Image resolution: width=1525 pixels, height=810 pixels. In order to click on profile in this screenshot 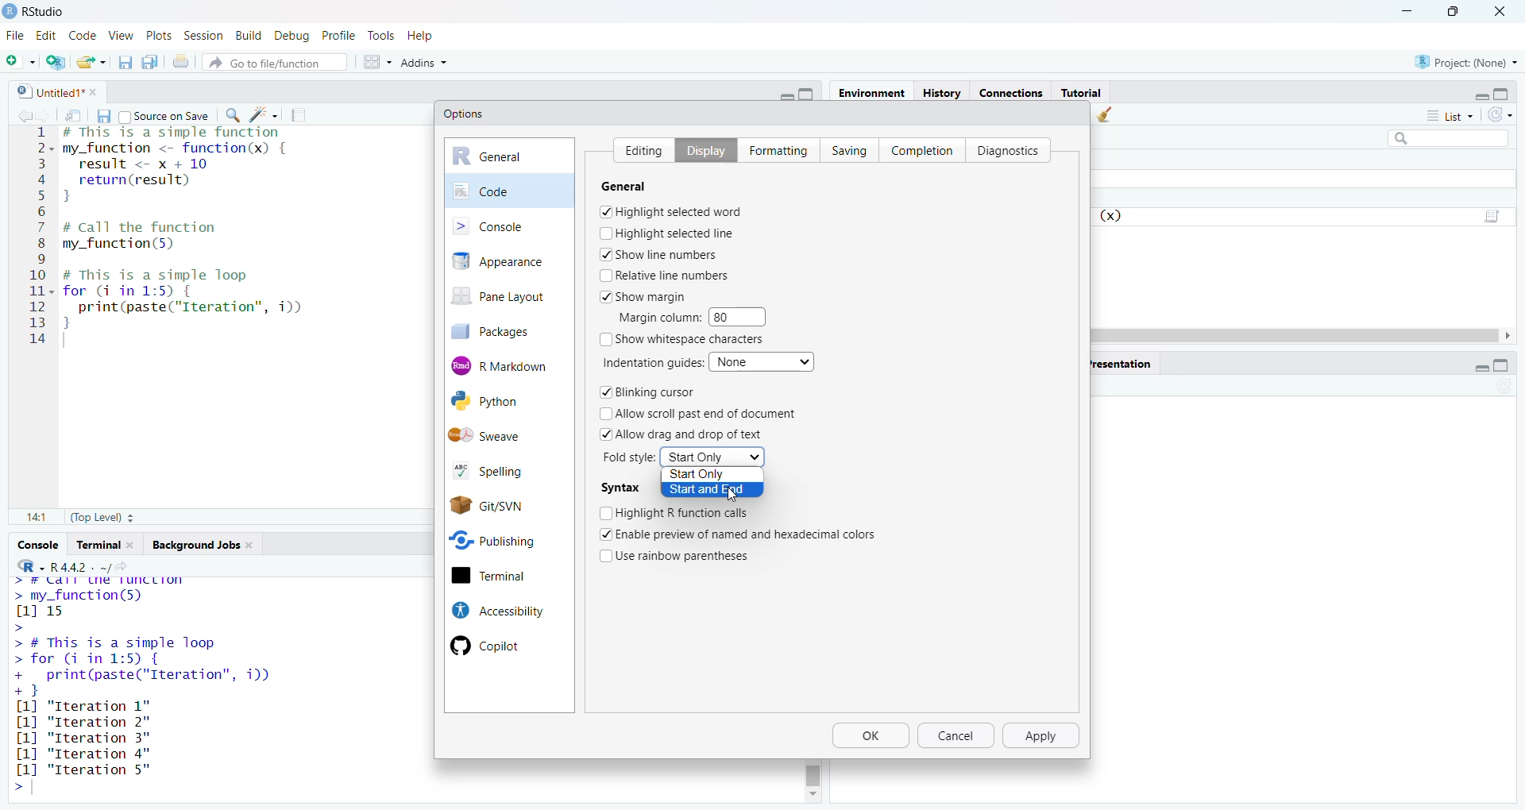, I will do `click(342, 34)`.